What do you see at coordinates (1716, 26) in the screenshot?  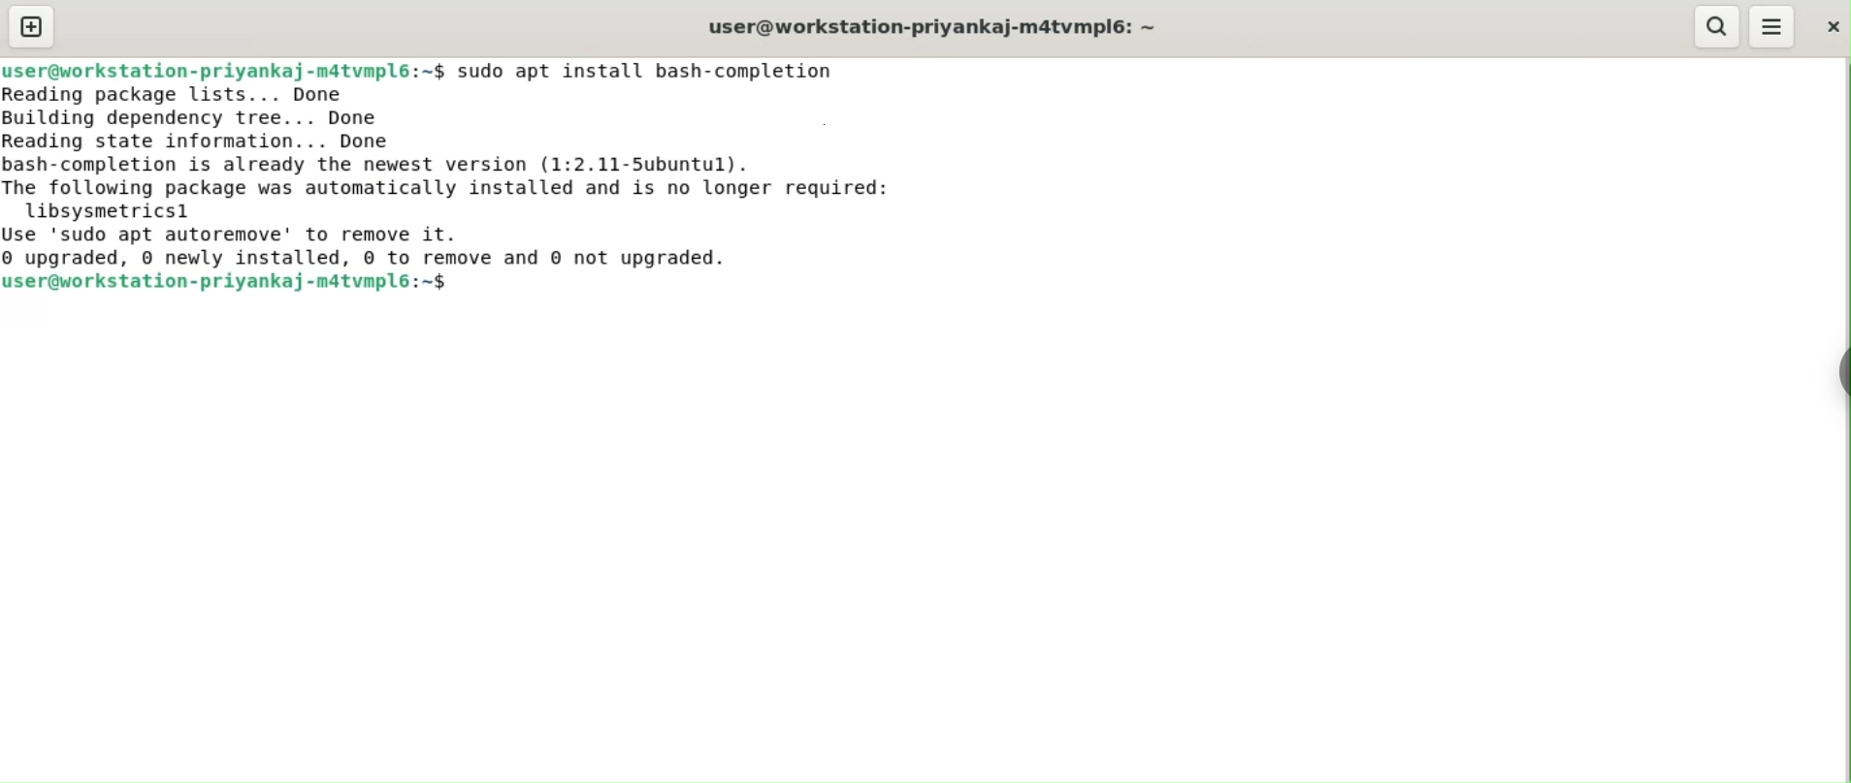 I see `search` at bounding box center [1716, 26].